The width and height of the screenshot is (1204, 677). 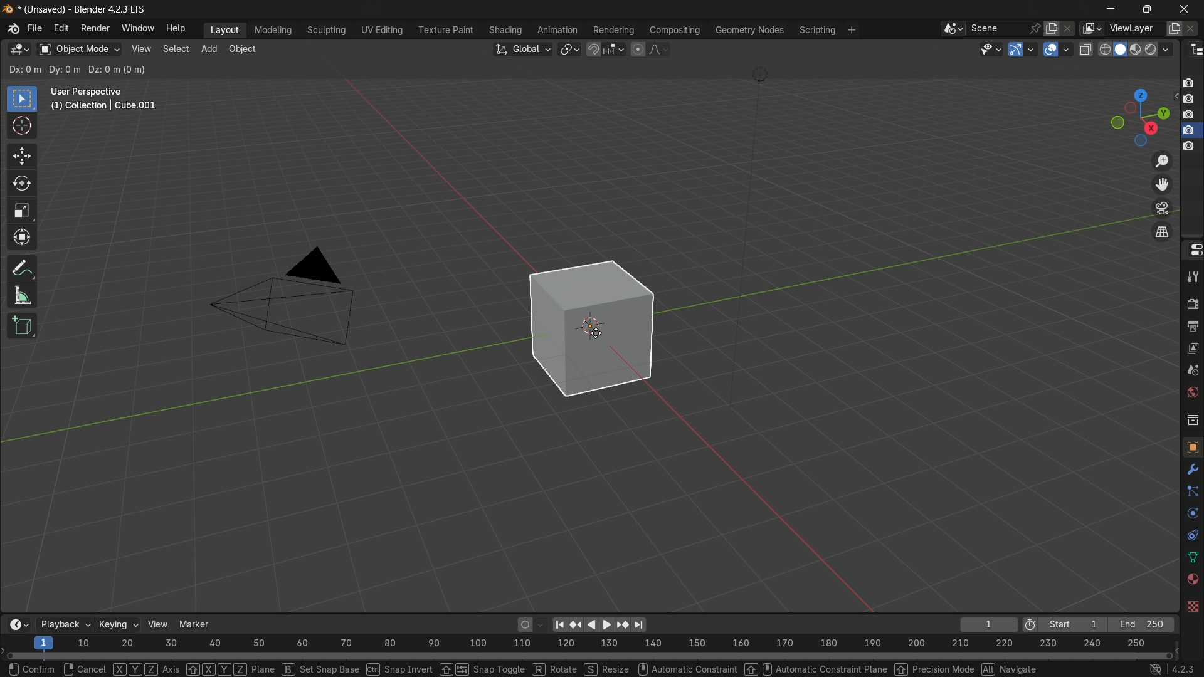 I want to click on Precision Mode, so click(x=932, y=669).